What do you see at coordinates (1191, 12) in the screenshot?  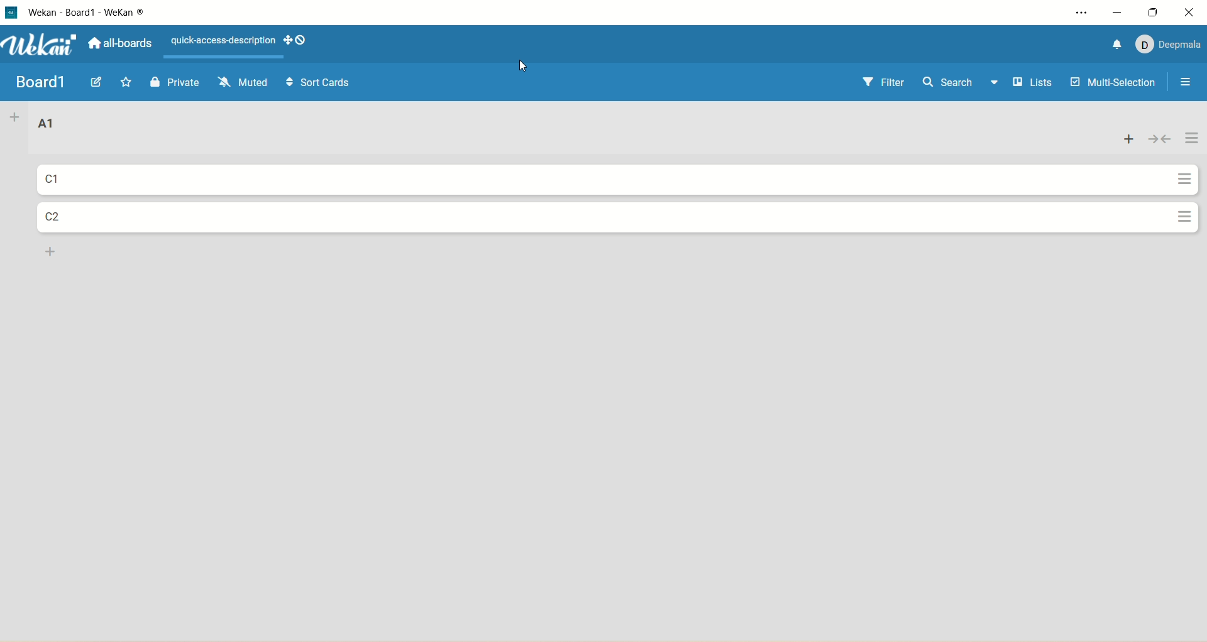 I see `close` at bounding box center [1191, 12].